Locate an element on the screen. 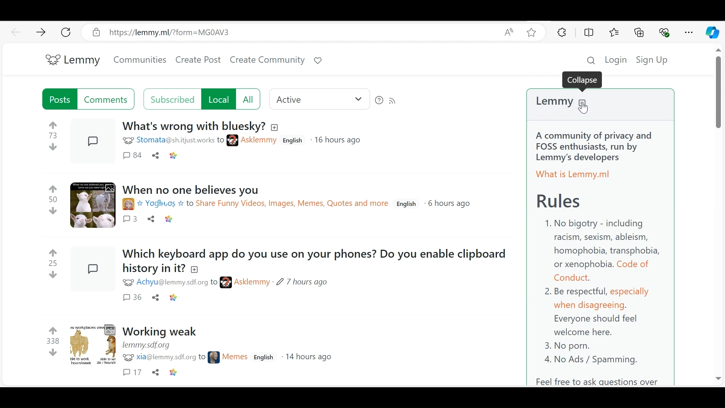 The image size is (725, 408). mentions is located at coordinates (180, 141).